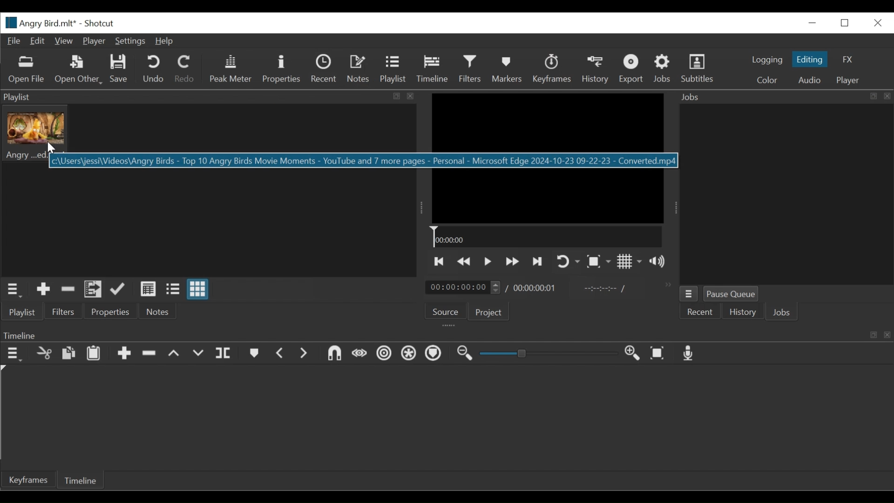 This screenshot has width=894, height=503. I want to click on Edit, so click(38, 41).